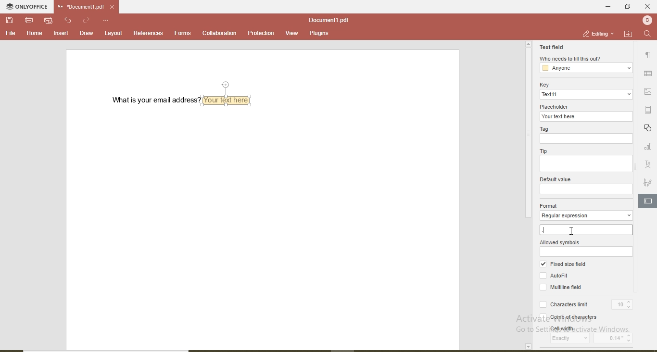  I want to click on graph, so click(648, 147).